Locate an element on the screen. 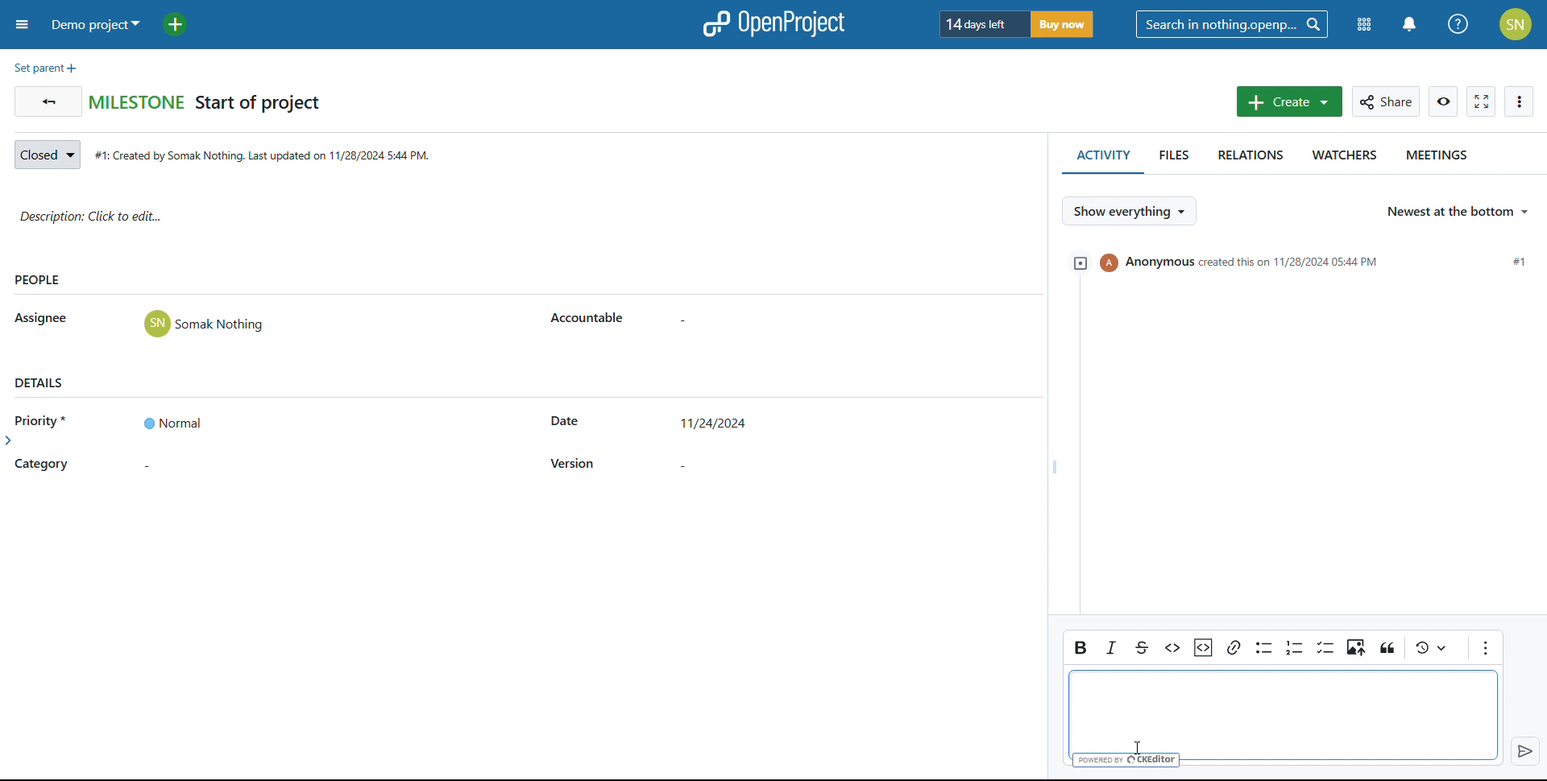 The width and height of the screenshot is (1547, 781). more is located at coordinates (1485, 647).